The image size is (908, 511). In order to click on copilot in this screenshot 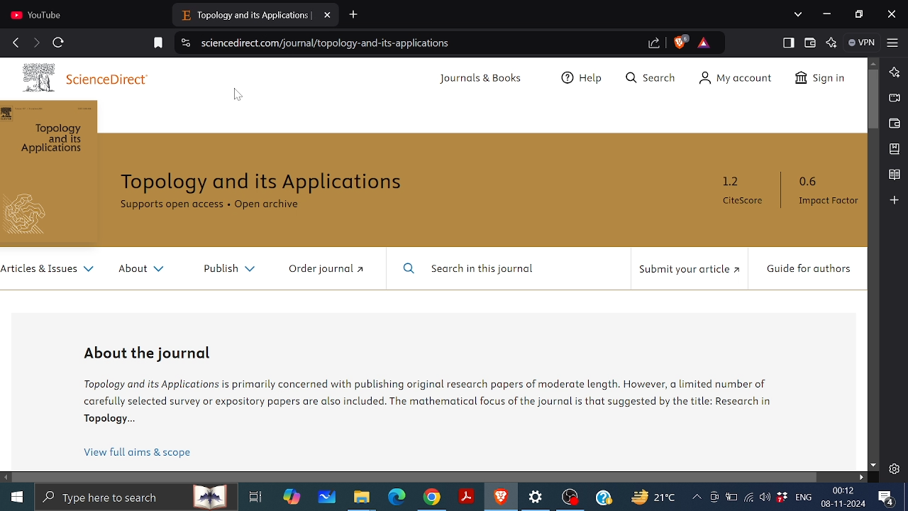, I will do `click(292, 497)`.